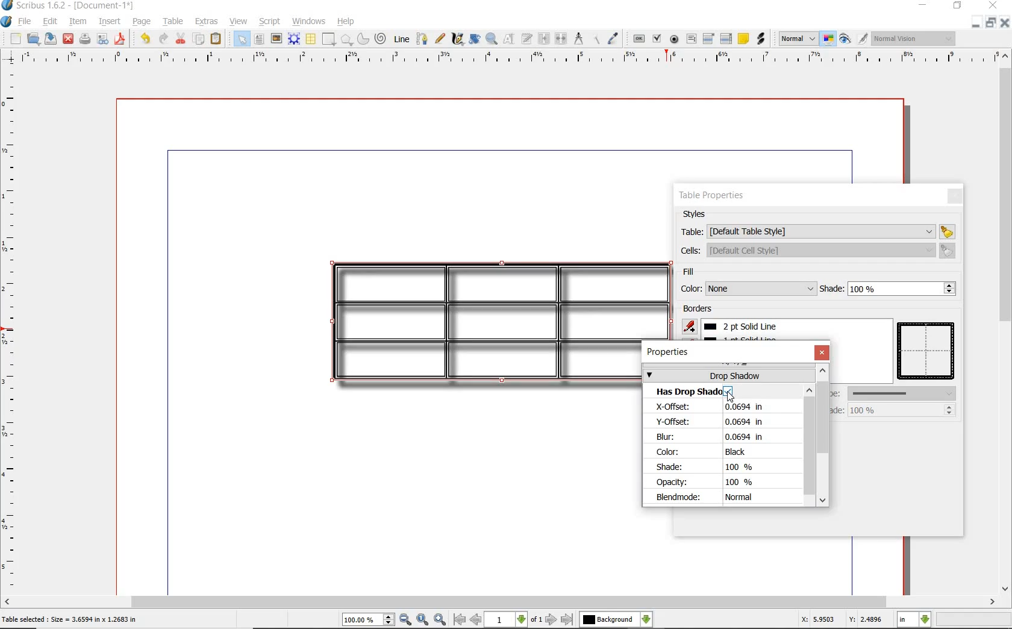 Image resolution: width=1012 pixels, height=629 pixels. I want to click on edit text with story editor, so click(526, 39).